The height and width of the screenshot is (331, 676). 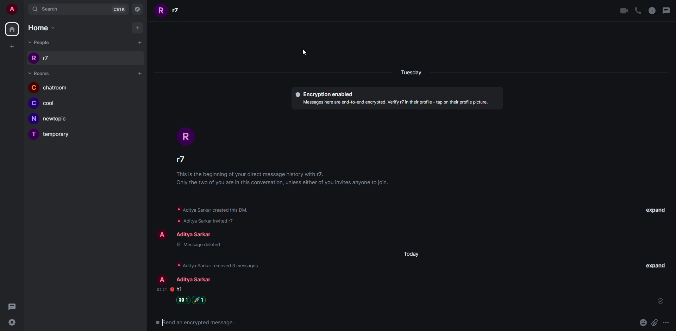 What do you see at coordinates (624, 10) in the screenshot?
I see `video call` at bounding box center [624, 10].